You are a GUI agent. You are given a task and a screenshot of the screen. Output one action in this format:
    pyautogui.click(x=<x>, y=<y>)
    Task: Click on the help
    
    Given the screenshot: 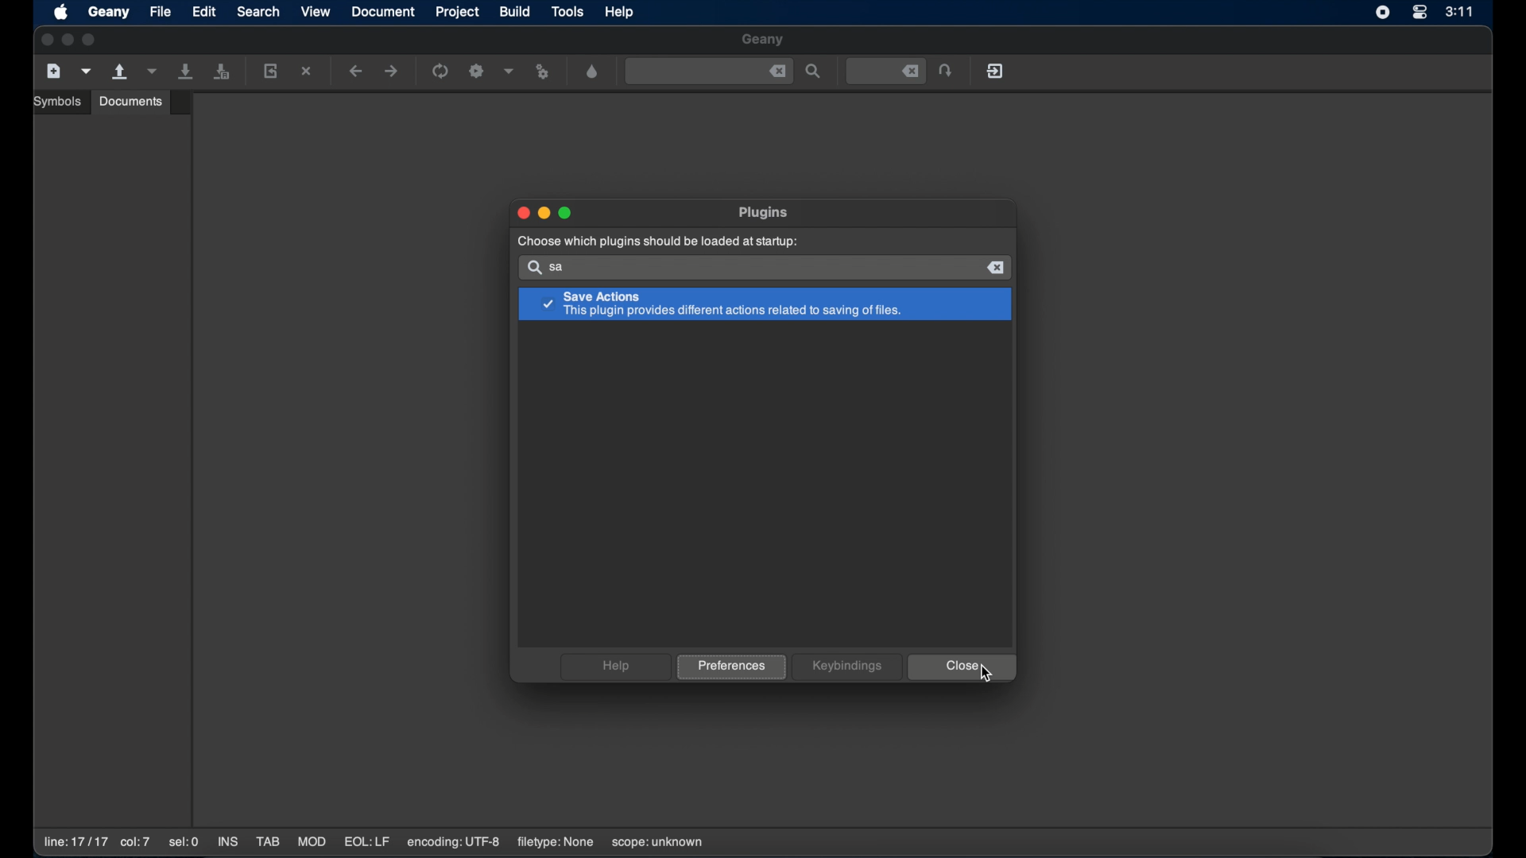 What is the action you would take?
    pyautogui.click(x=614, y=667)
    